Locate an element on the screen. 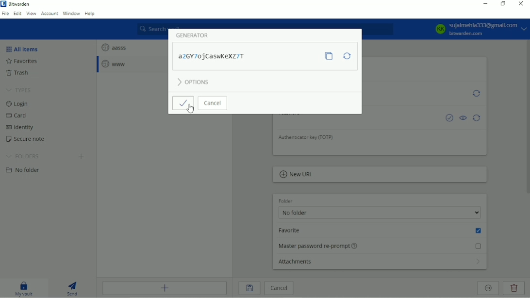 The image size is (530, 298). No folder is located at coordinates (381, 213).